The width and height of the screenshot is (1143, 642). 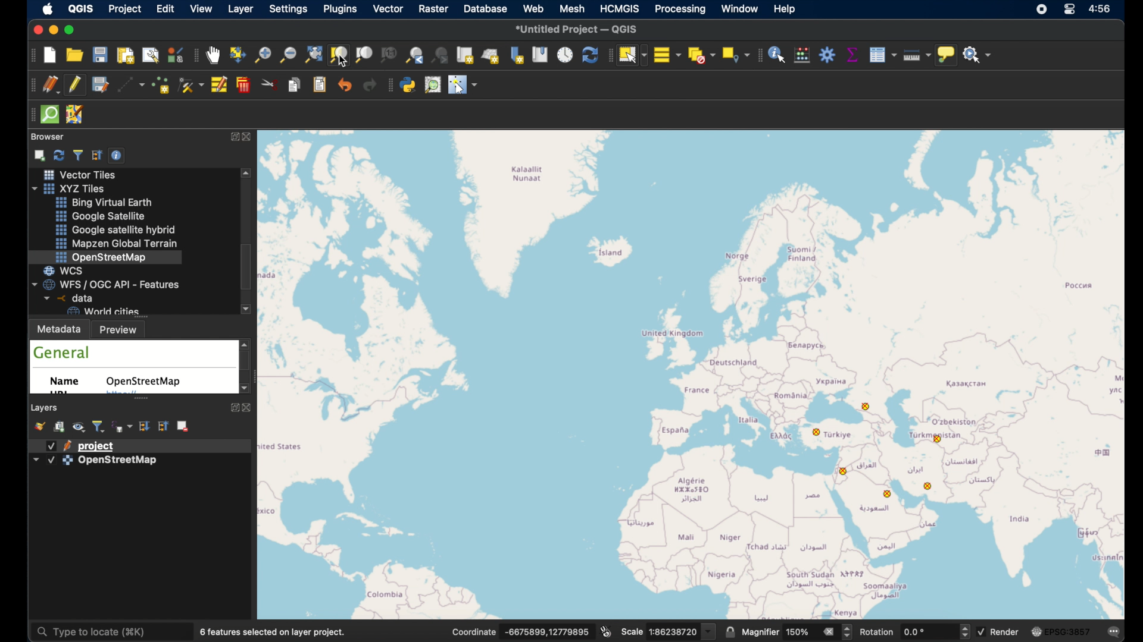 What do you see at coordinates (35, 29) in the screenshot?
I see `close` at bounding box center [35, 29].